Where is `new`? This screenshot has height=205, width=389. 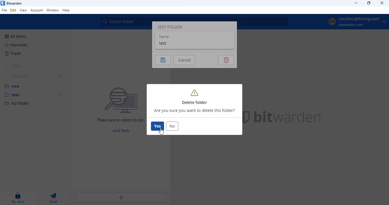
new is located at coordinates (12, 86).